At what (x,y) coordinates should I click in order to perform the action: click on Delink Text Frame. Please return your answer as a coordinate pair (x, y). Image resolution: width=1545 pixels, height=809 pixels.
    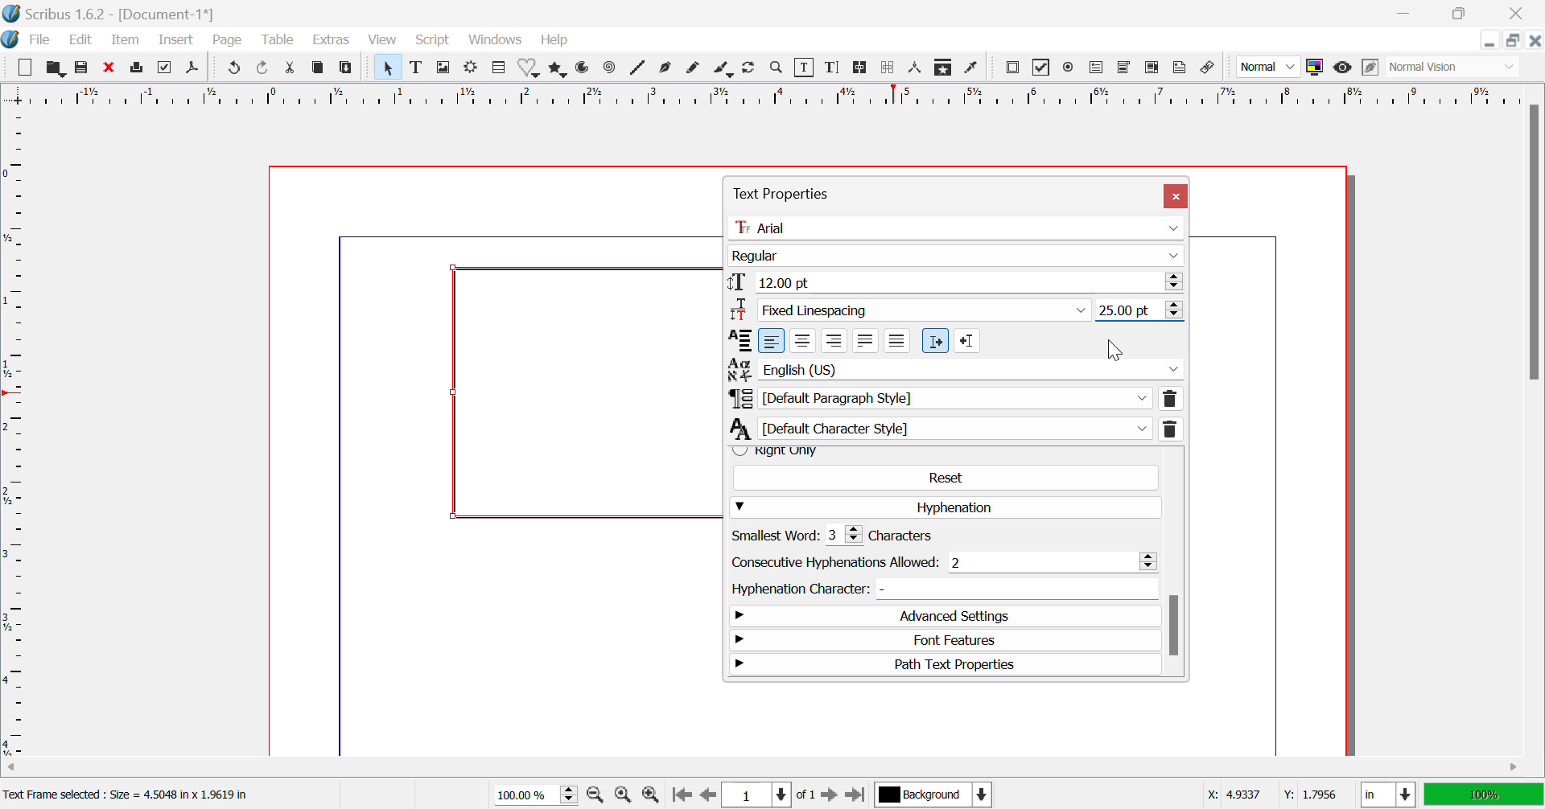
    Looking at the image, I should click on (888, 69).